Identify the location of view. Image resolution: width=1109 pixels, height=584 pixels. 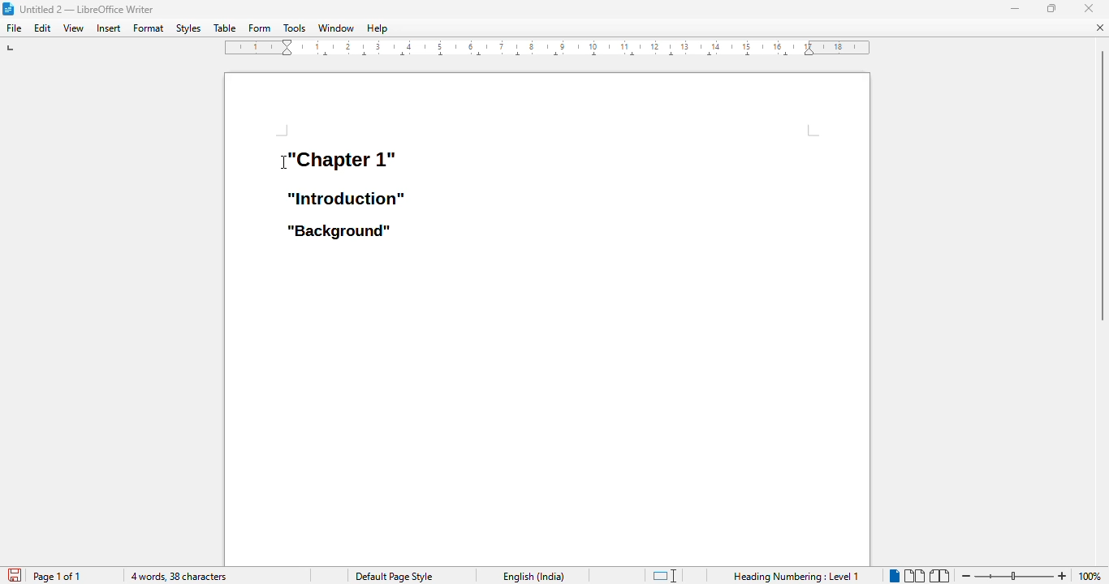
(73, 28).